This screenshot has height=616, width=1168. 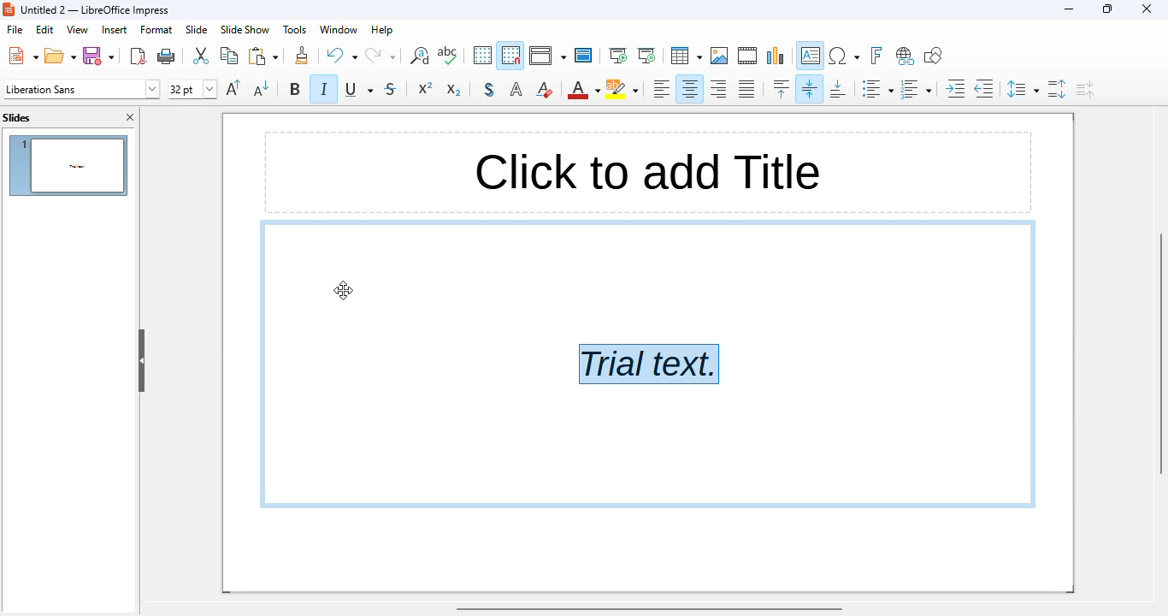 What do you see at coordinates (167, 56) in the screenshot?
I see `Print` at bounding box center [167, 56].